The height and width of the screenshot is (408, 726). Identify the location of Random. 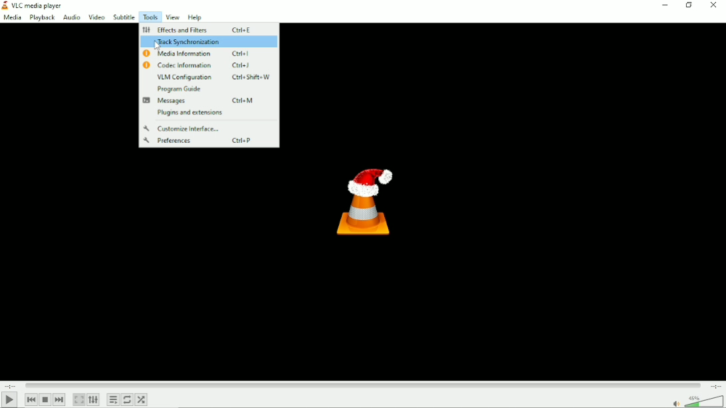
(142, 399).